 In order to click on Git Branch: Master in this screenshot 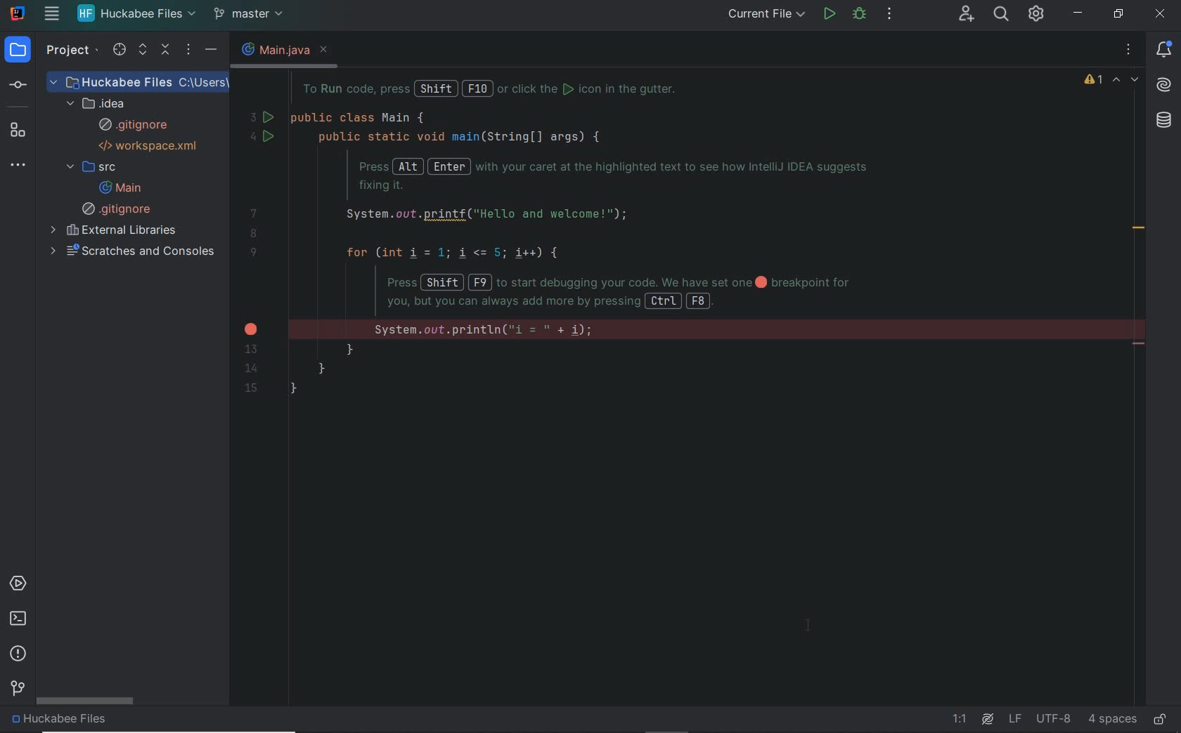, I will do `click(252, 14)`.